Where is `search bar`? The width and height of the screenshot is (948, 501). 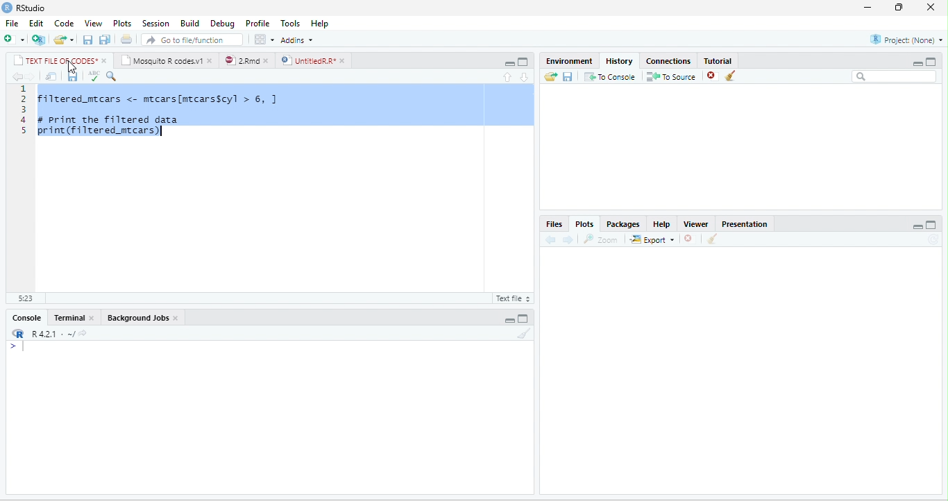
search bar is located at coordinates (894, 76).